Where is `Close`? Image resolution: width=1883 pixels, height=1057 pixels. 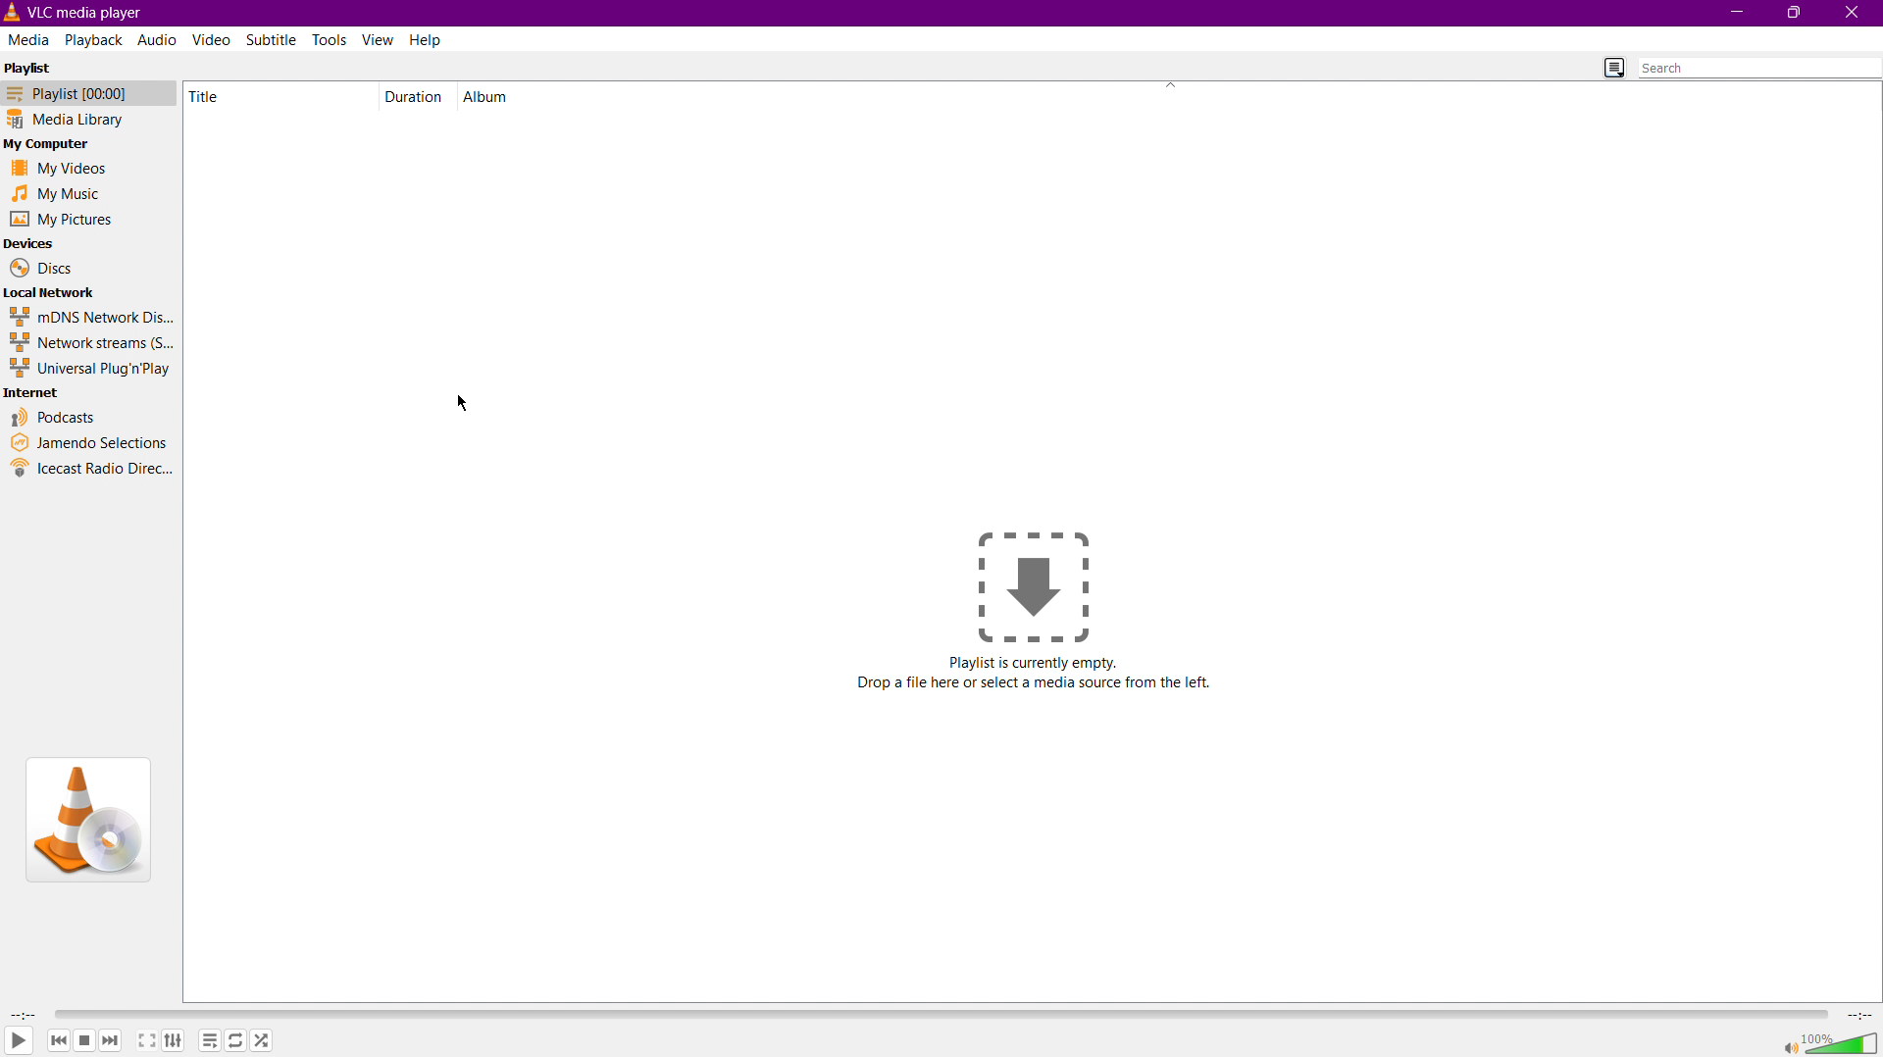 Close is located at coordinates (1855, 14).